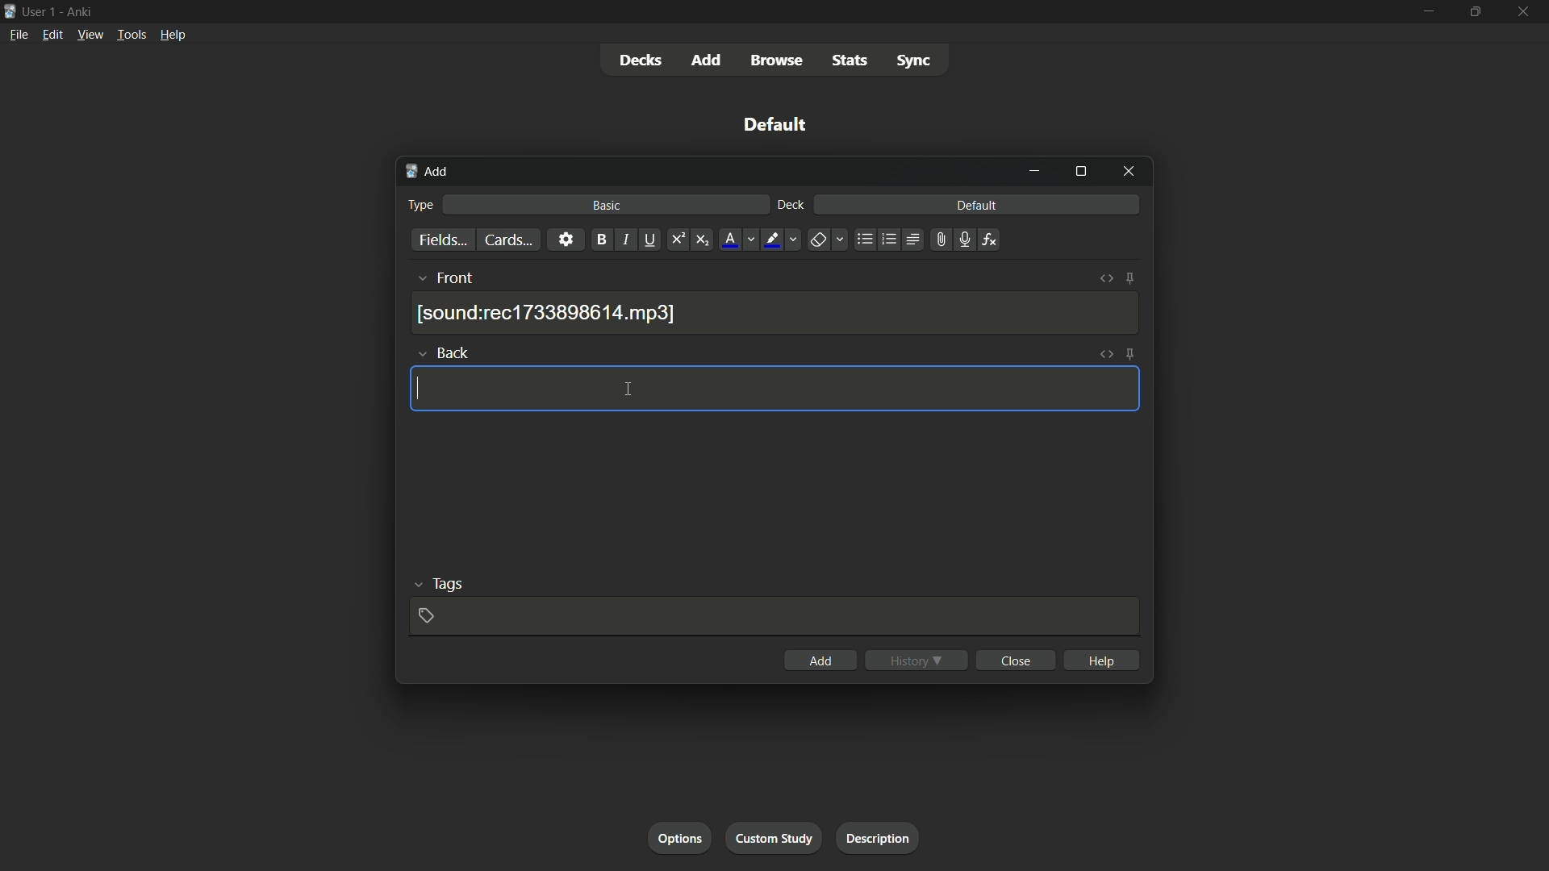 This screenshot has width=1549, height=871. I want to click on cards, so click(506, 240).